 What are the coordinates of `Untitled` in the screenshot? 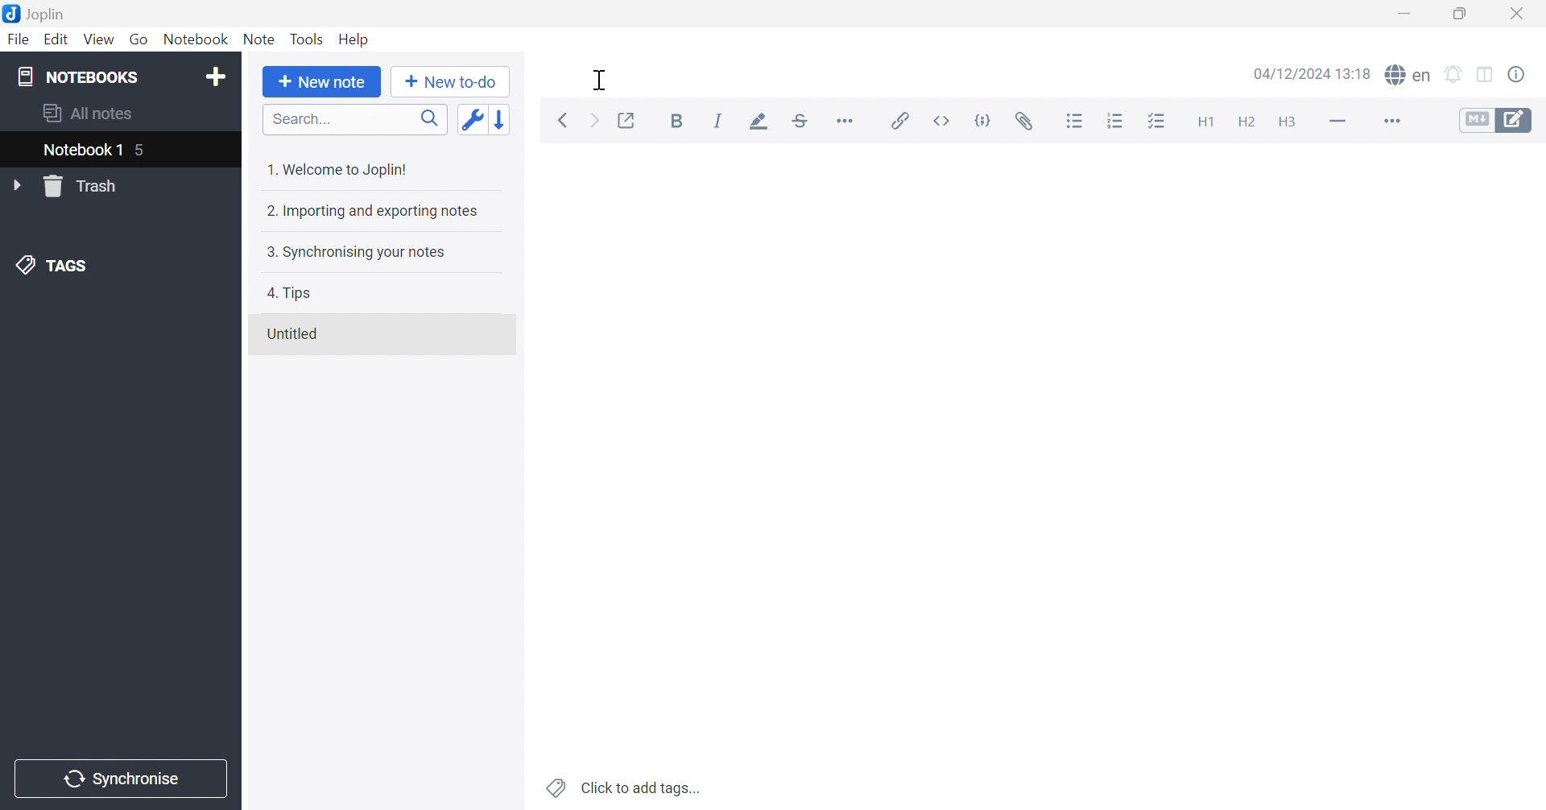 It's located at (301, 336).